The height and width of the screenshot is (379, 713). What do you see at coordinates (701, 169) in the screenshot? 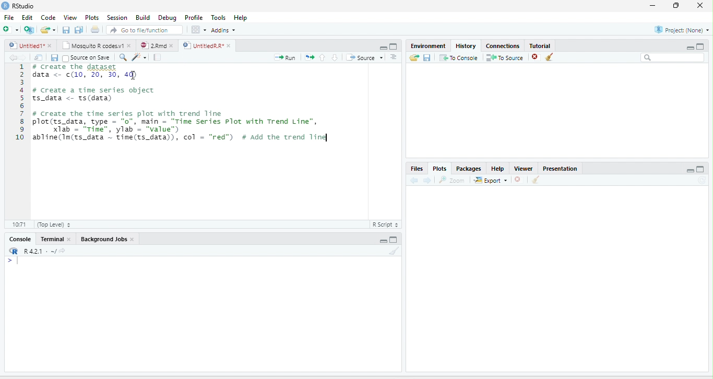
I see `Maximize` at bounding box center [701, 169].